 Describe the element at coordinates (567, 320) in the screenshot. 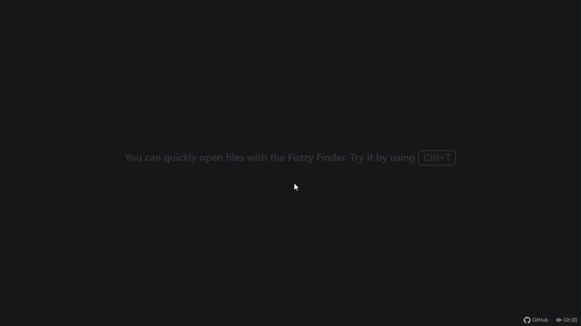

I see `git` at that location.